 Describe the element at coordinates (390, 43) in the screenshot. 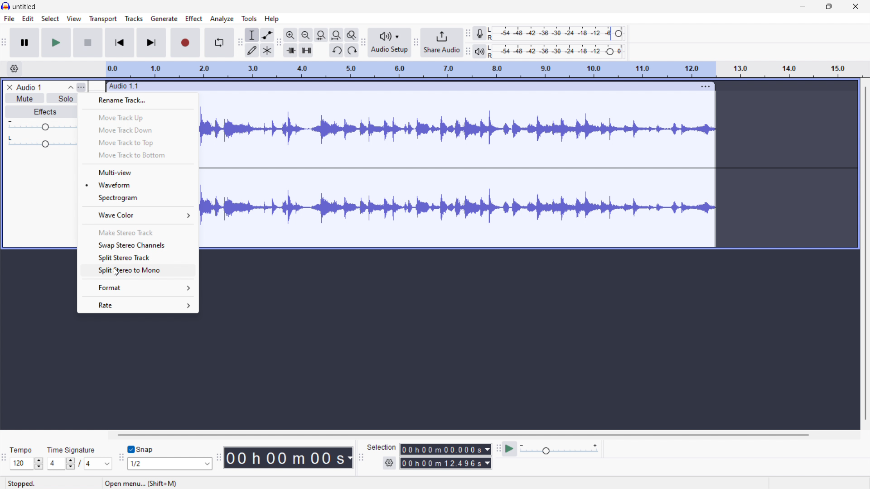

I see `audio setup` at that location.